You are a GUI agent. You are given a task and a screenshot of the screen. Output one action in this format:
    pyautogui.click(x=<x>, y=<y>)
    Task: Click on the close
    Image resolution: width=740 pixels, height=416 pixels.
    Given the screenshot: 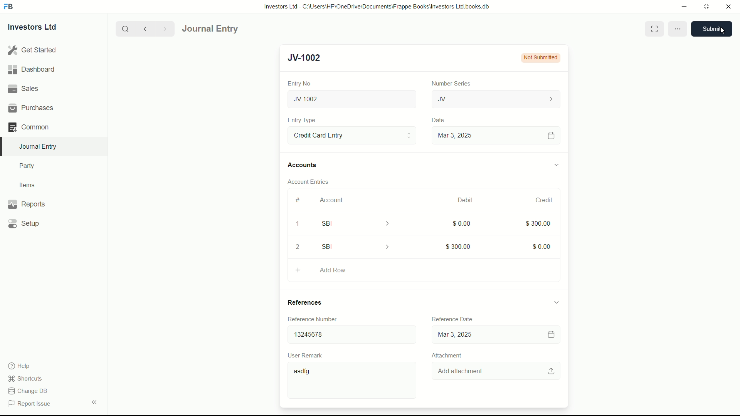 What is the action you would take?
    pyautogui.click(x=729, y=7)
    